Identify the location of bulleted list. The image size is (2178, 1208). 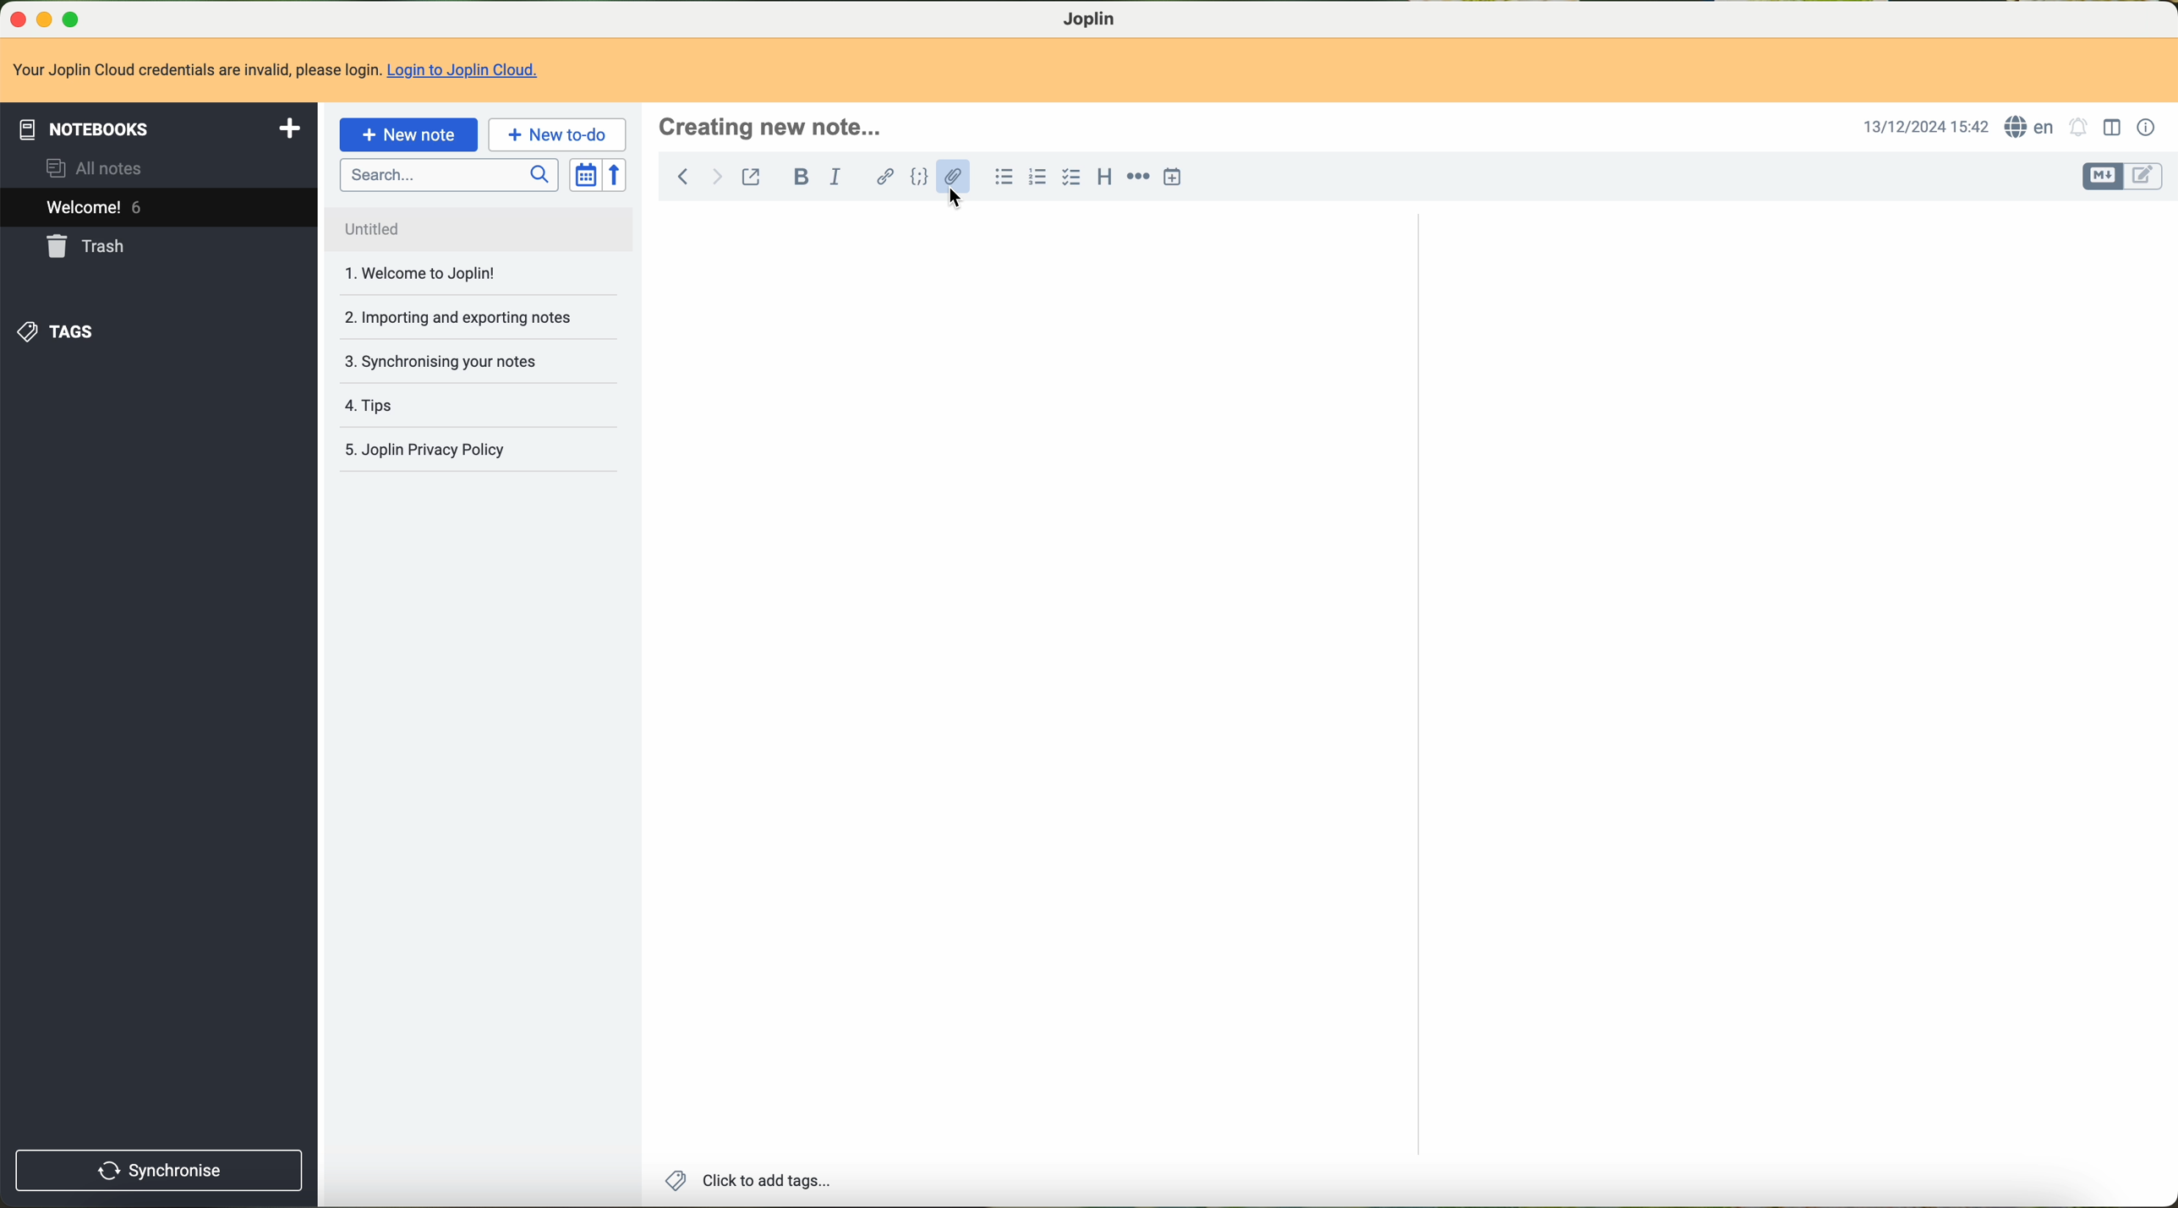
(1004, 175).